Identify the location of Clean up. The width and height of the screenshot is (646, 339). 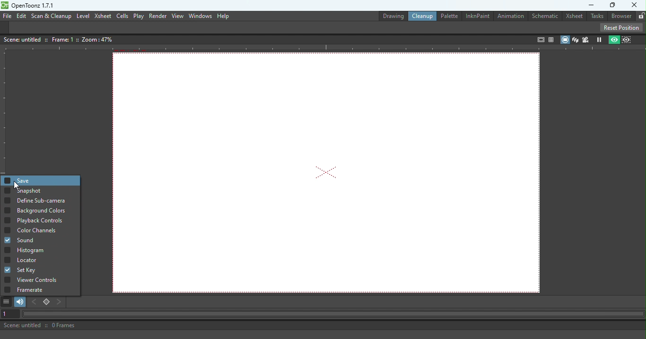
(421, 16).